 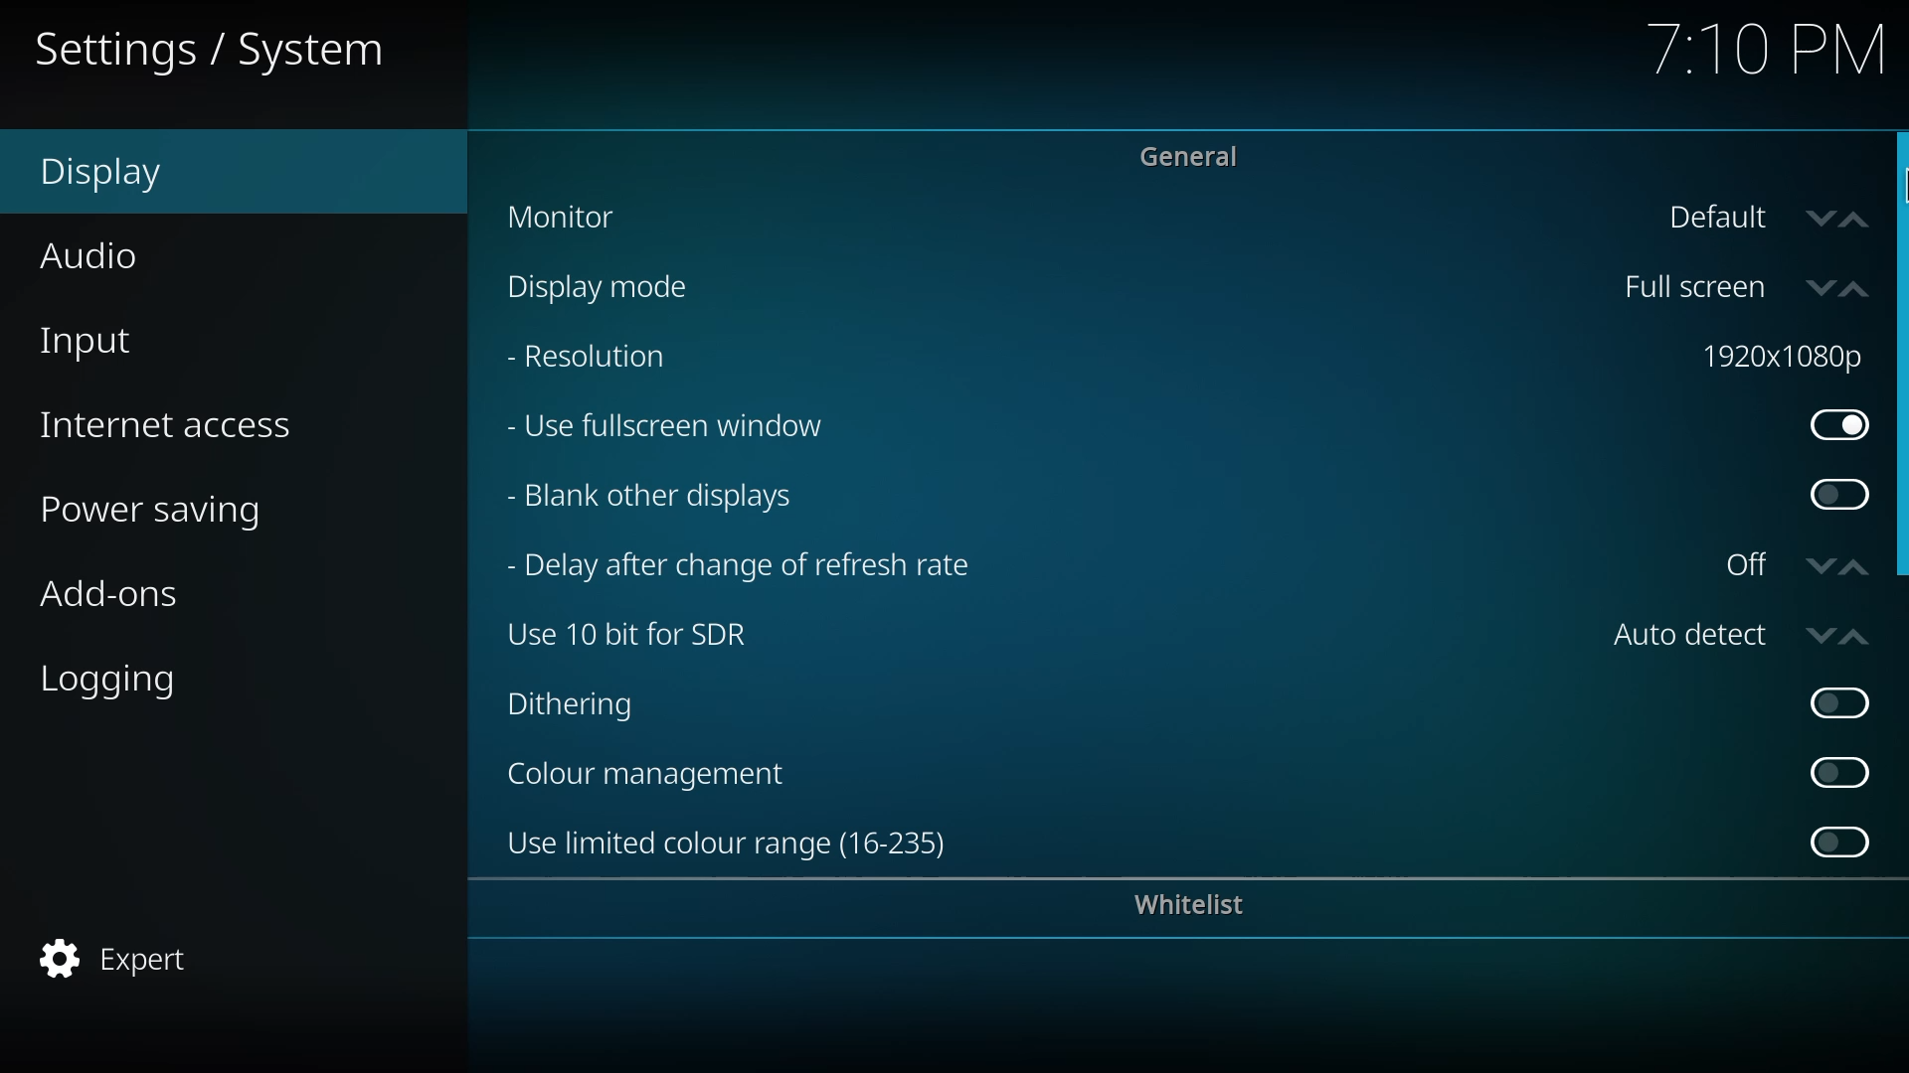 What do you see at coordinates (1748, 289) in the screenshot?
I see `fullscreen` at bounding box center [1748, 289].